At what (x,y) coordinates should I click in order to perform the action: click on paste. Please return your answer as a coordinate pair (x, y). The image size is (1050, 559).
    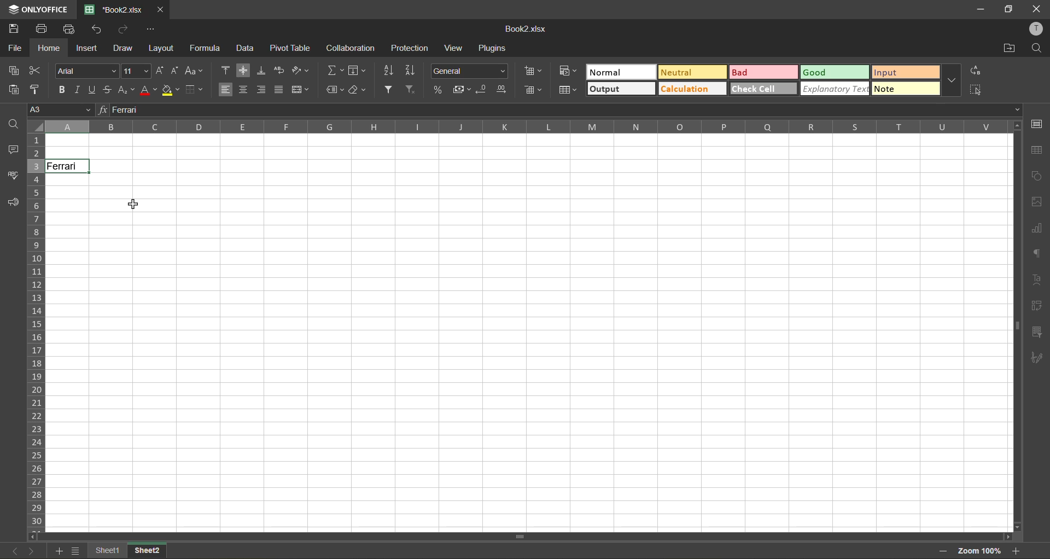
    Looking at the image, I should click on (13, 90).